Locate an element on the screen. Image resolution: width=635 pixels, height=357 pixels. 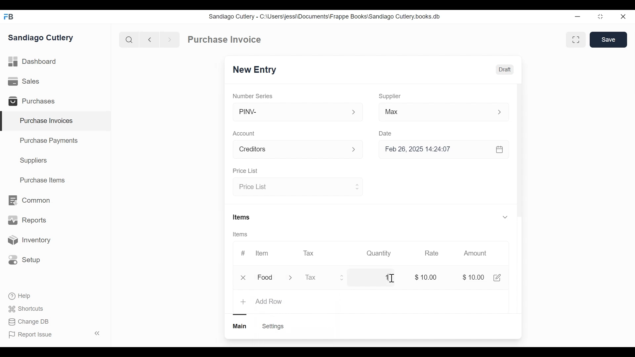
Date is located at coordinates (386, 133).